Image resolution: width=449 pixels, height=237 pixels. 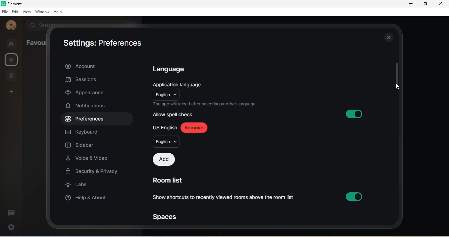 What do you see at coordinates (225, 198) in the screenshot?
I see `show shortcuts to recently viewed rooms above the room list` at bounding box center [225, 198].